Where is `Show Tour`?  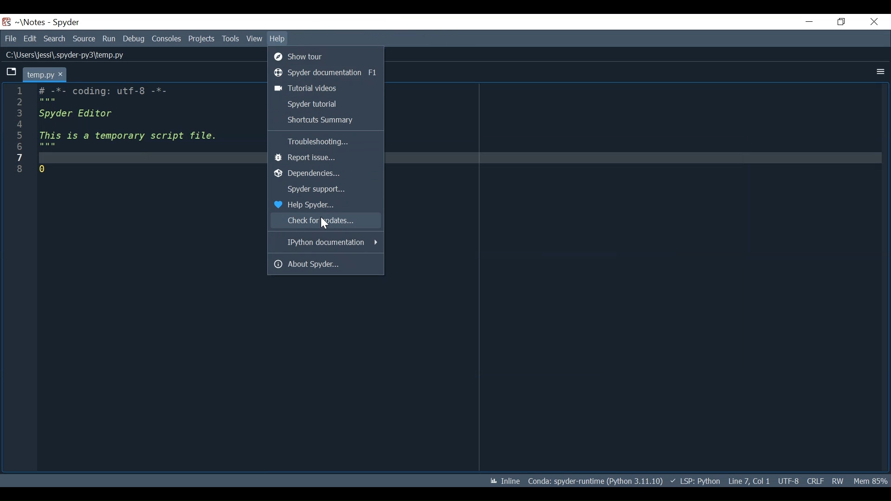
Show Tour is located at coordinates (325, 57).